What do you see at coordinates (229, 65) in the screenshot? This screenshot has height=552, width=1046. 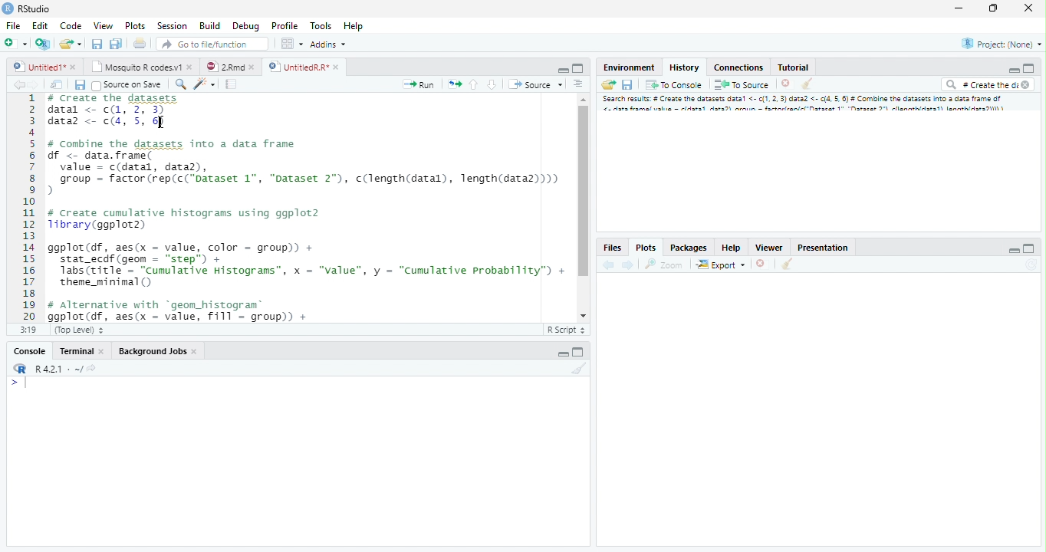 I see `2.Rmd` at bounding box center [229, 65].